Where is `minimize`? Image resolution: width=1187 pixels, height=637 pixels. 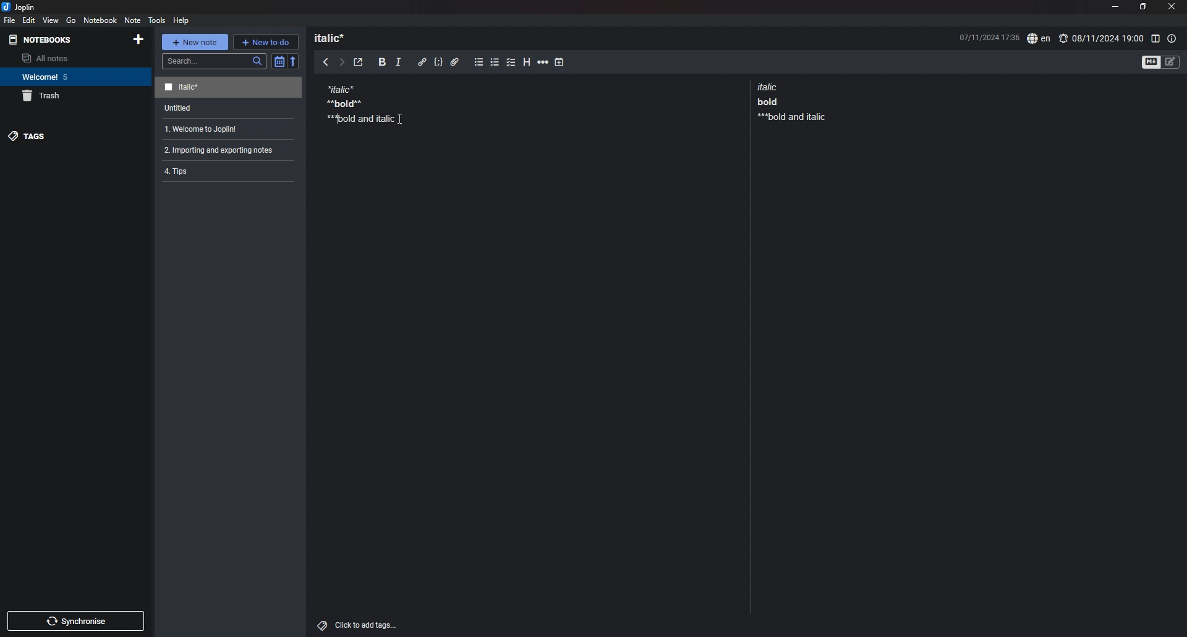 minimize is located at coordinates (1115, 6).